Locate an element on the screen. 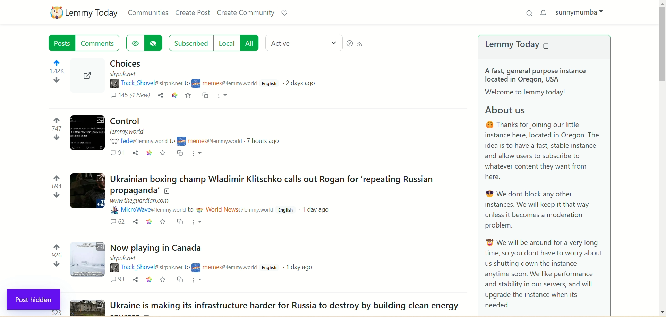 The height and width of the screenshot is (317, 666). Expand the post with image details is located at coordinates (87, 191).